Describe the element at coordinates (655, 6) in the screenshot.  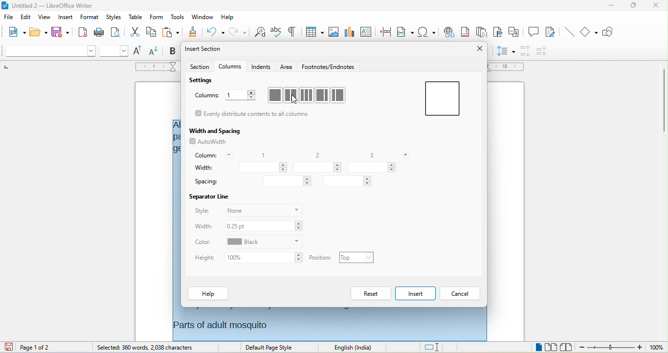
I see `close` at that location.